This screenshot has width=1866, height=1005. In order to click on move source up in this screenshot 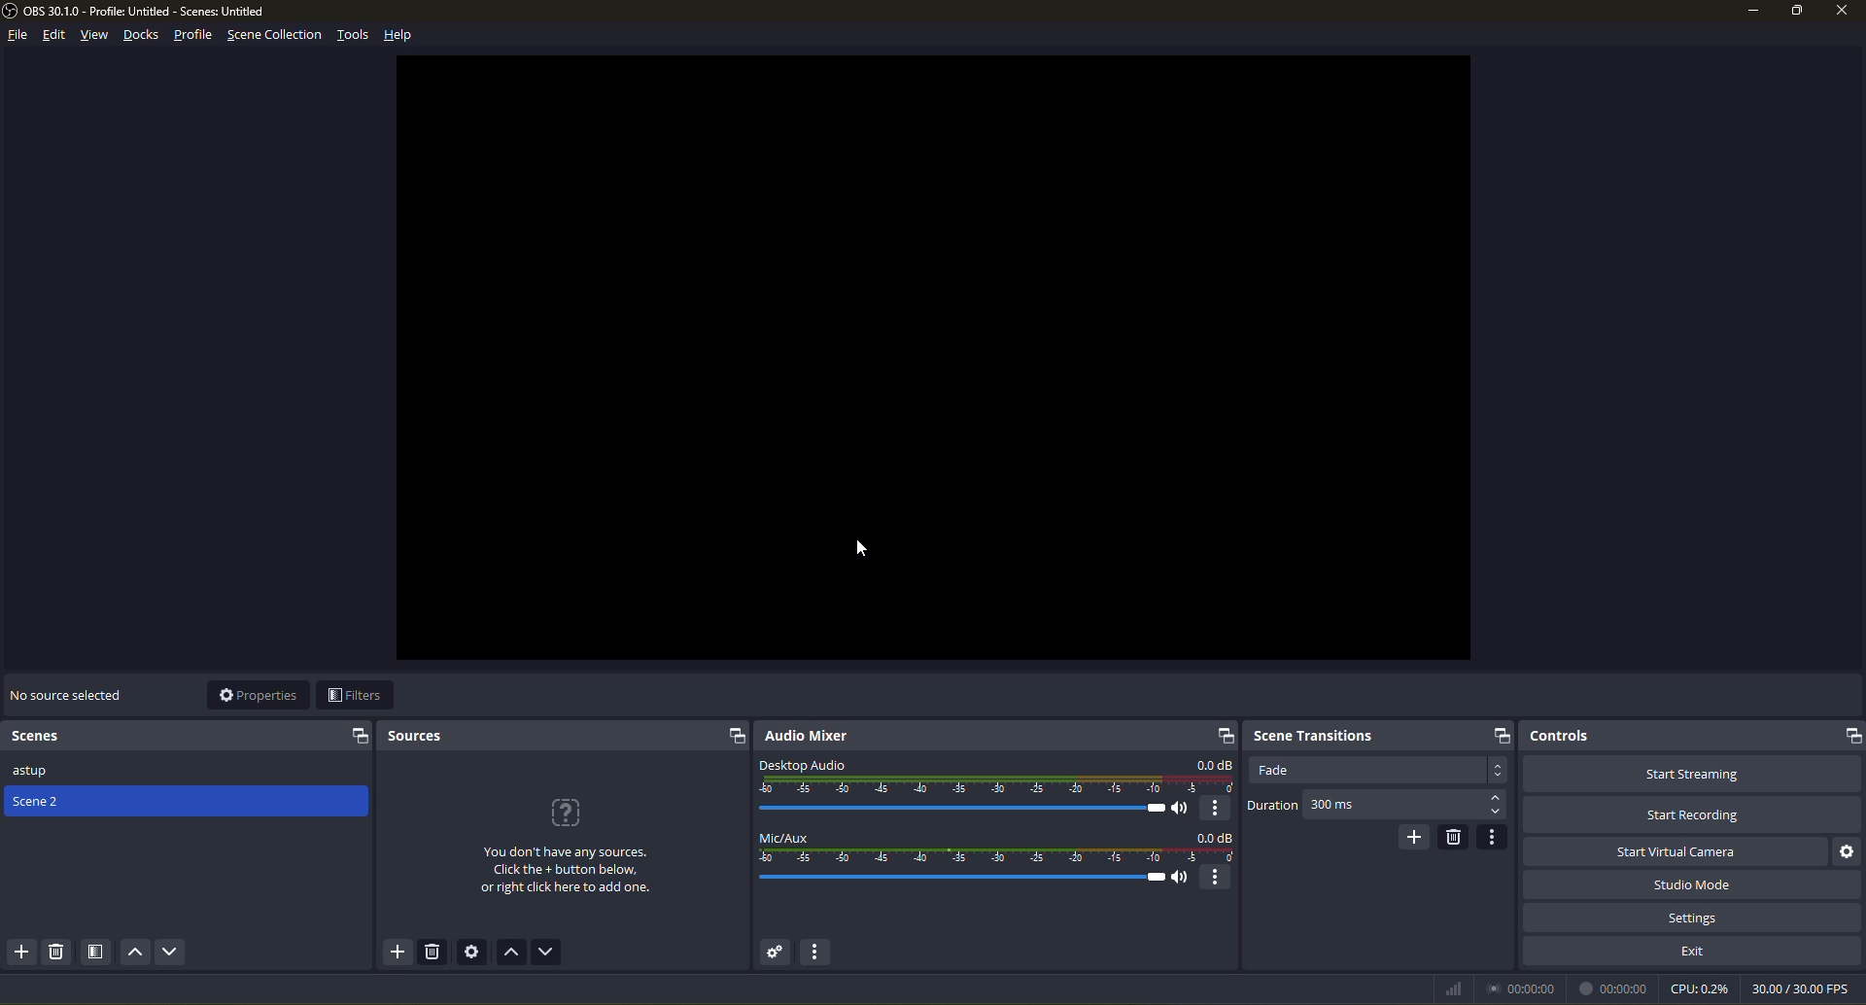, I will do `click(511, 952)`.